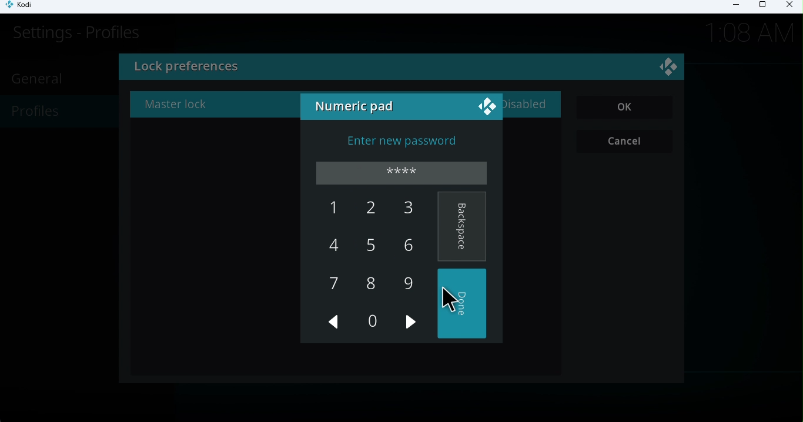 This screenshot has width=803, height=422. Describe the element at coordinates (329, 209) in the screenshot. I see `1` at that location.